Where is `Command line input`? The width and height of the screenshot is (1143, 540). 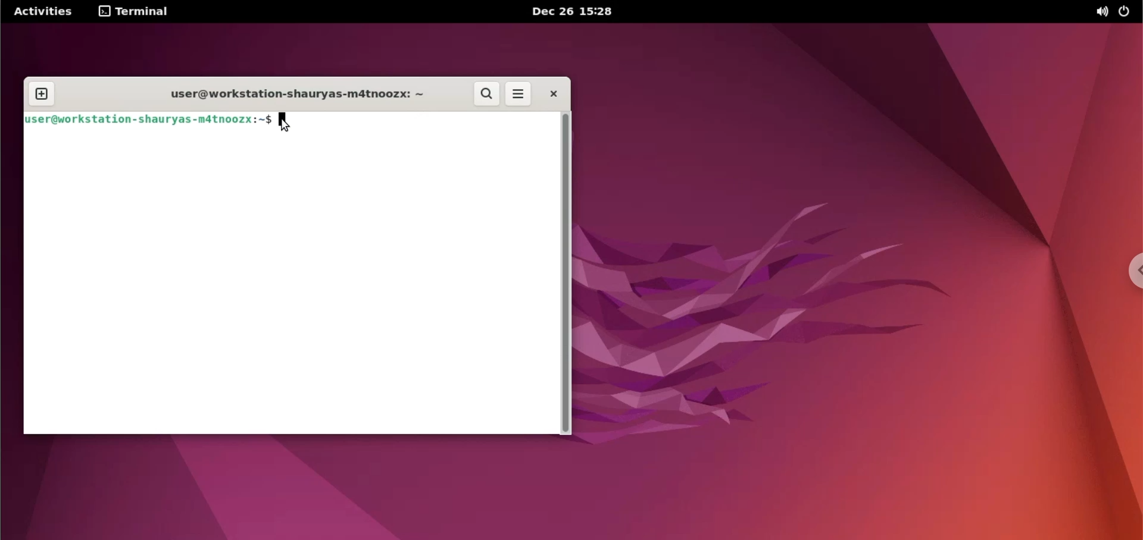 Command line input is located at coordinates (288, 282).